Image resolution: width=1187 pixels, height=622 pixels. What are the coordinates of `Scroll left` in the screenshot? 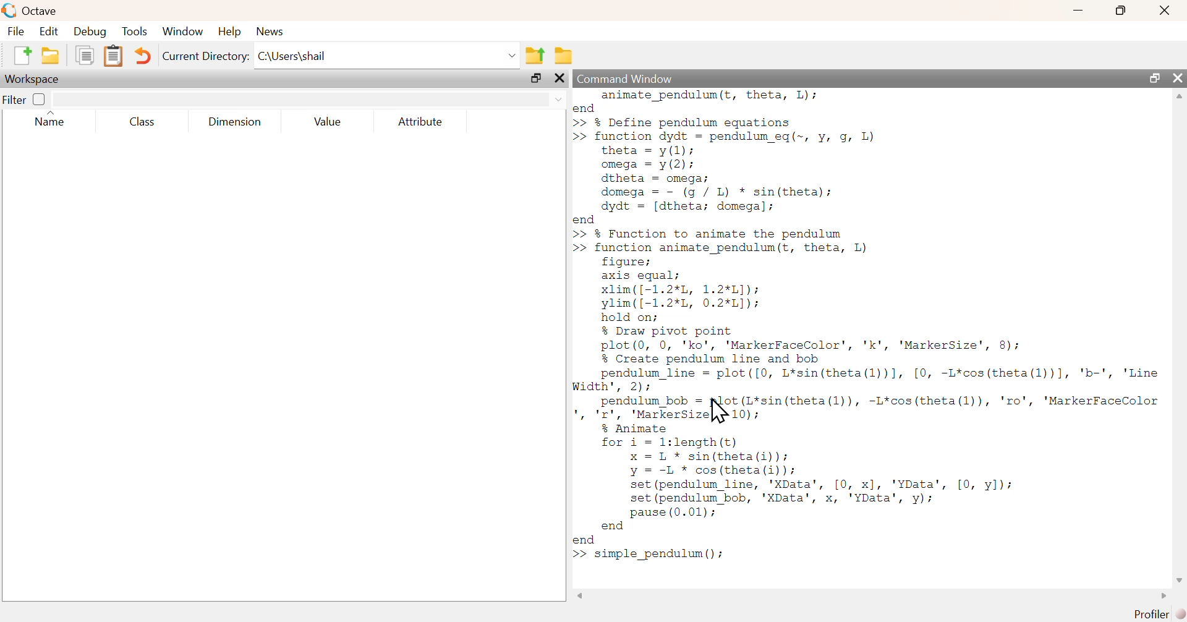 It's located at (584, 596).